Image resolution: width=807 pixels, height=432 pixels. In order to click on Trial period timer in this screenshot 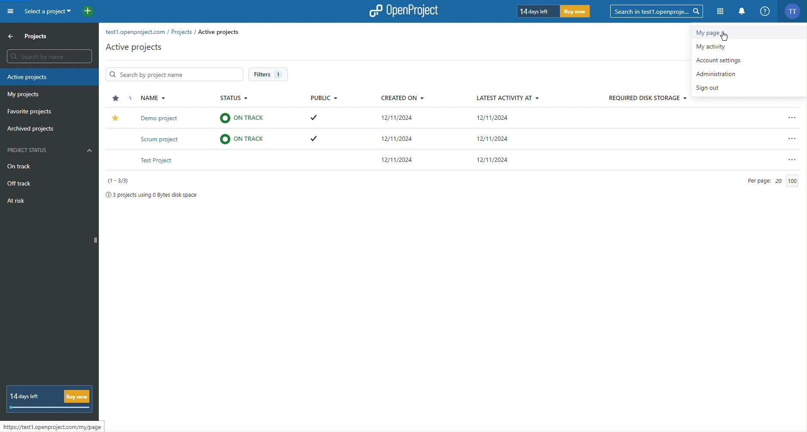, I will do `click(48, 399)`.